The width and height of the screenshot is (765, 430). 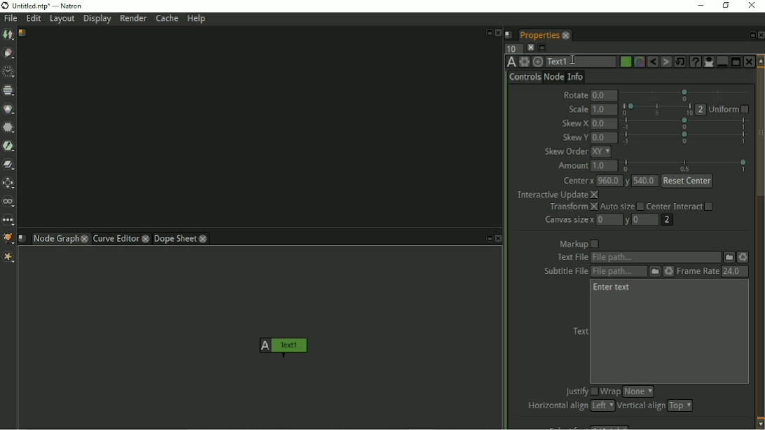 What do you see at coordinates (610, 391) in the screenshot?
I see `Wrap` at bounding box center [610, 391].